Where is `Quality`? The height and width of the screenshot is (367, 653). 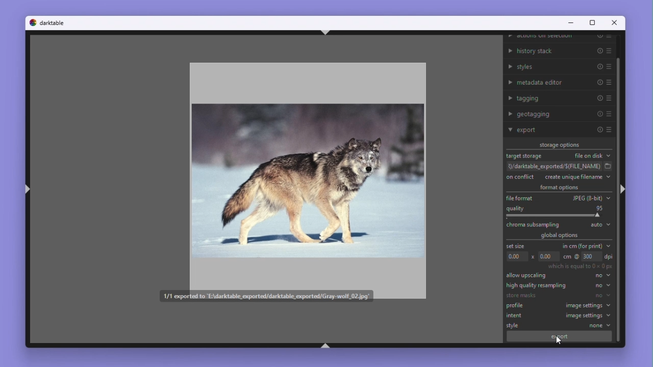
Quality is located at coordinates (519, 209).